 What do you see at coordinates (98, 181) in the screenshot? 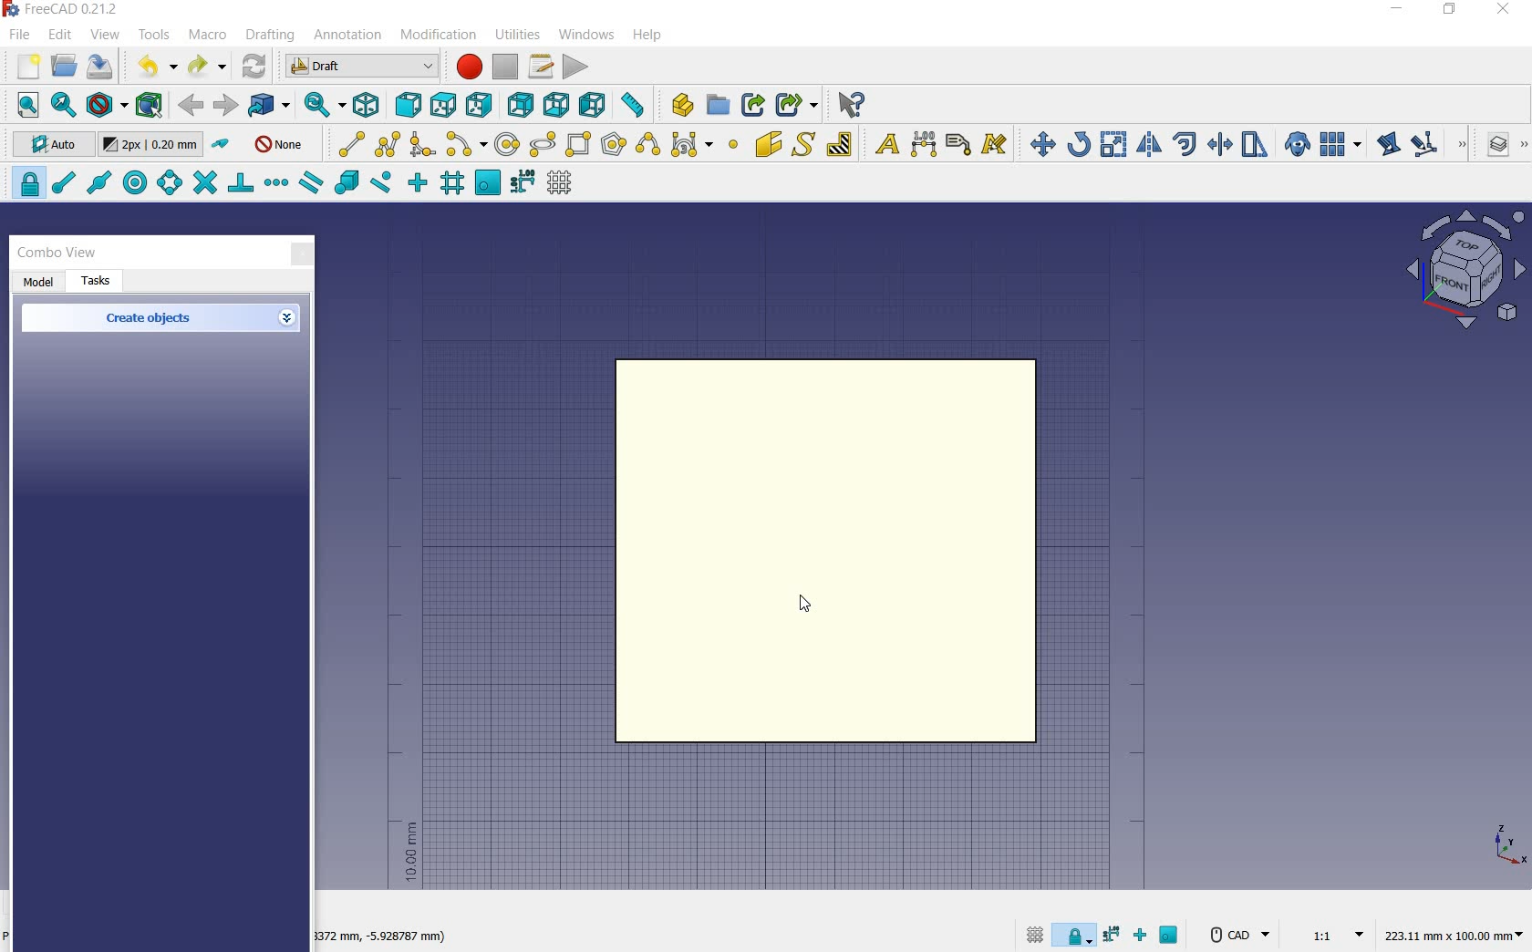
I see `snap midpoint` at bounding box center [98, 181].